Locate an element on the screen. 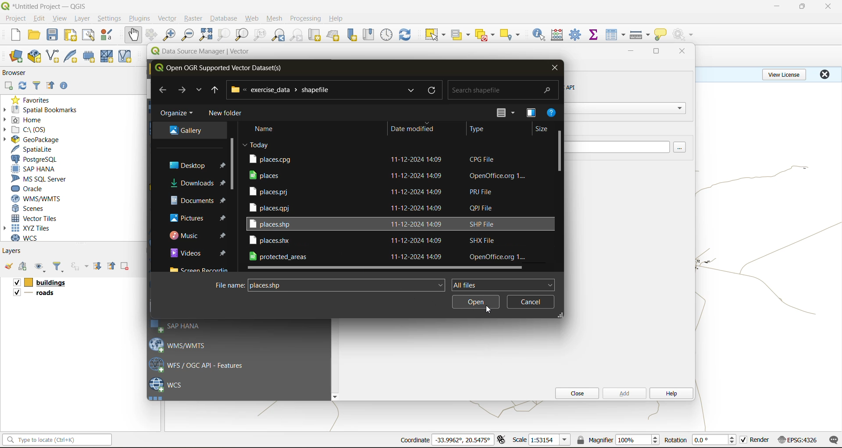  layers is located at coordinates (13, 250).